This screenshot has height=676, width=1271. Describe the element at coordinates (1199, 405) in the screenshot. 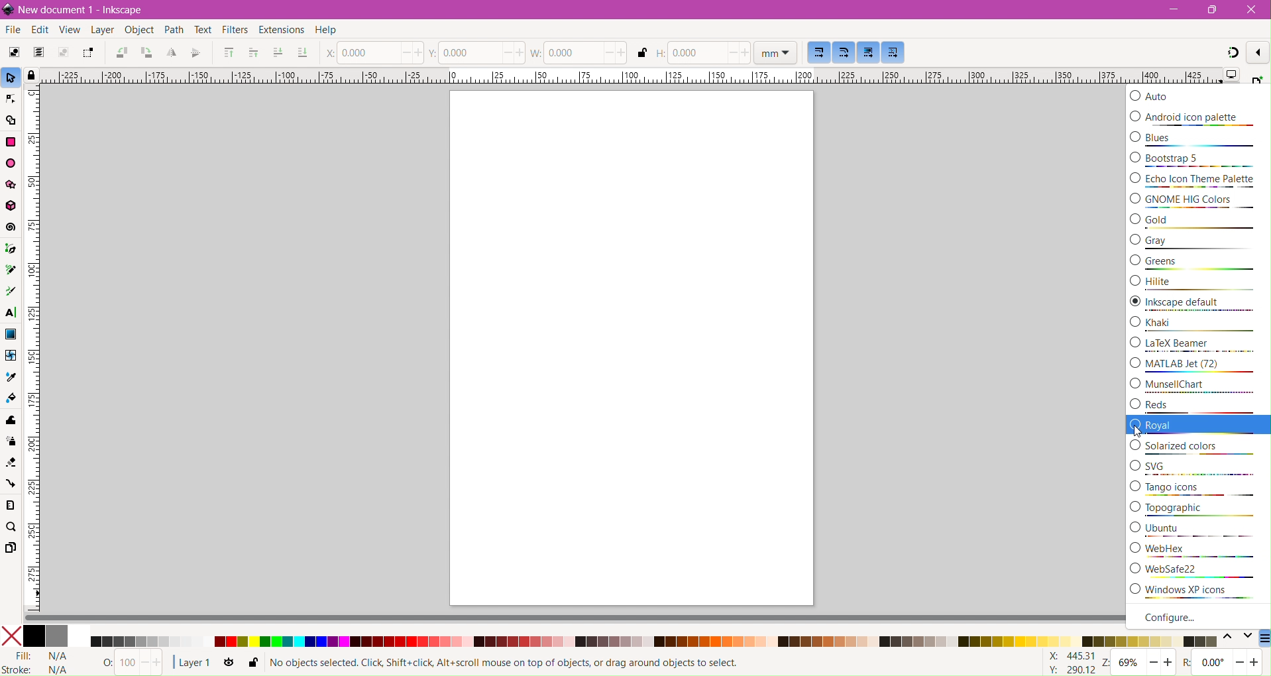

I see `Reds` at that location.